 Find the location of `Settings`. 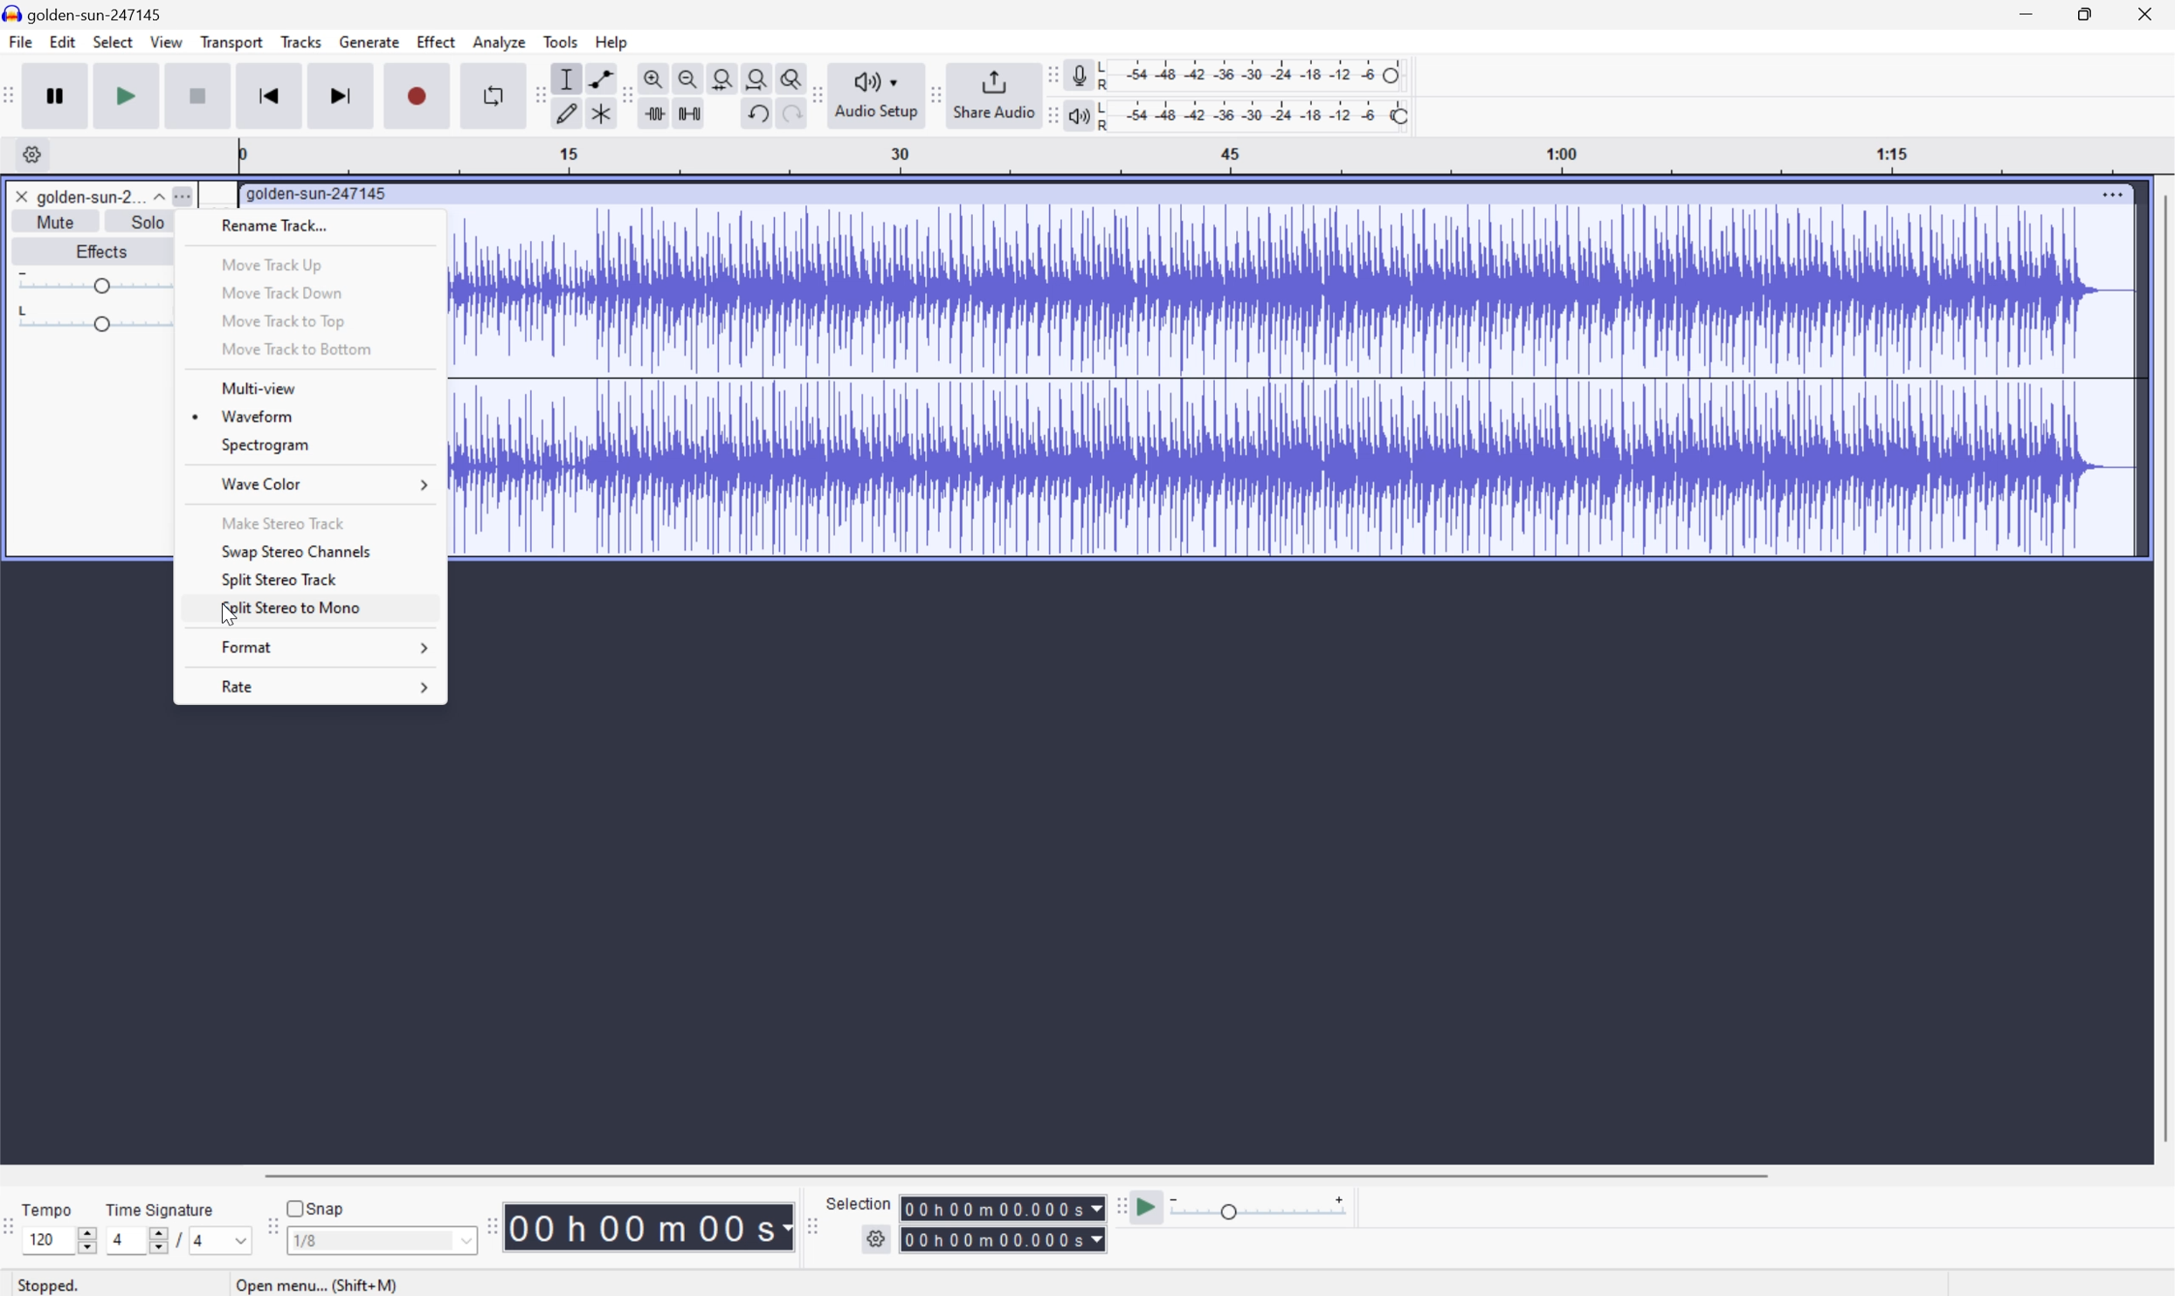

Settings is located at coordinates (27, 154).